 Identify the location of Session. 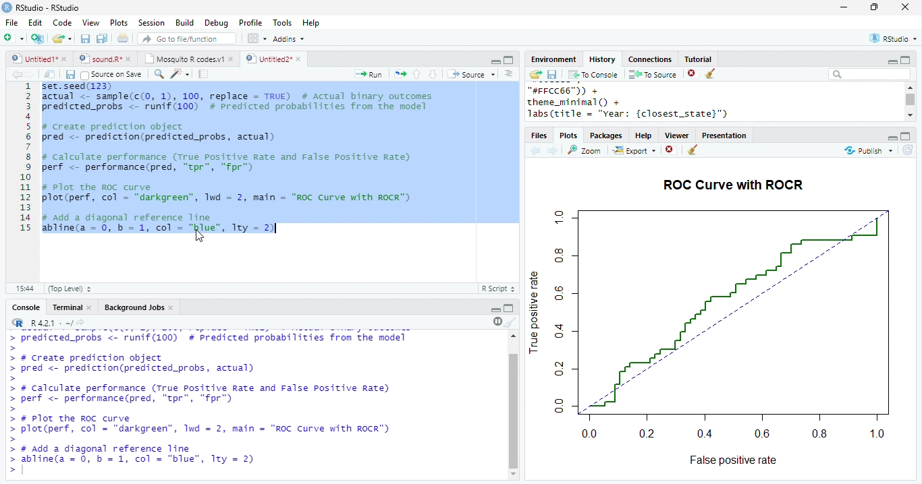
(151, 23).